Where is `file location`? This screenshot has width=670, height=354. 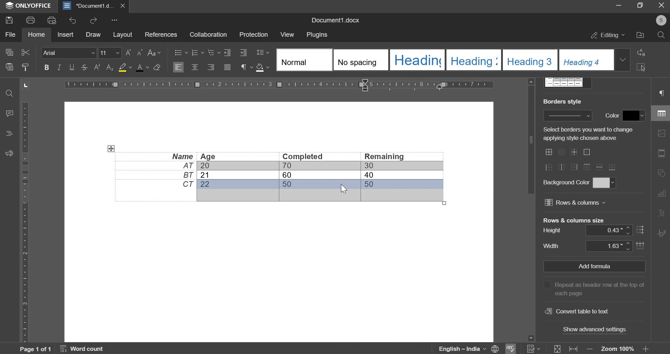
file location is located at coordinates (640, 35).